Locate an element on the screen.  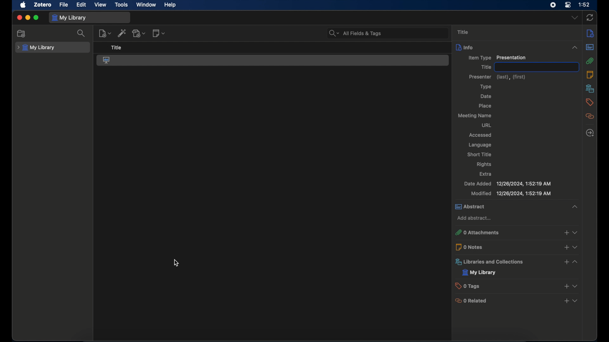
new note is located at coordinates (160, 34).